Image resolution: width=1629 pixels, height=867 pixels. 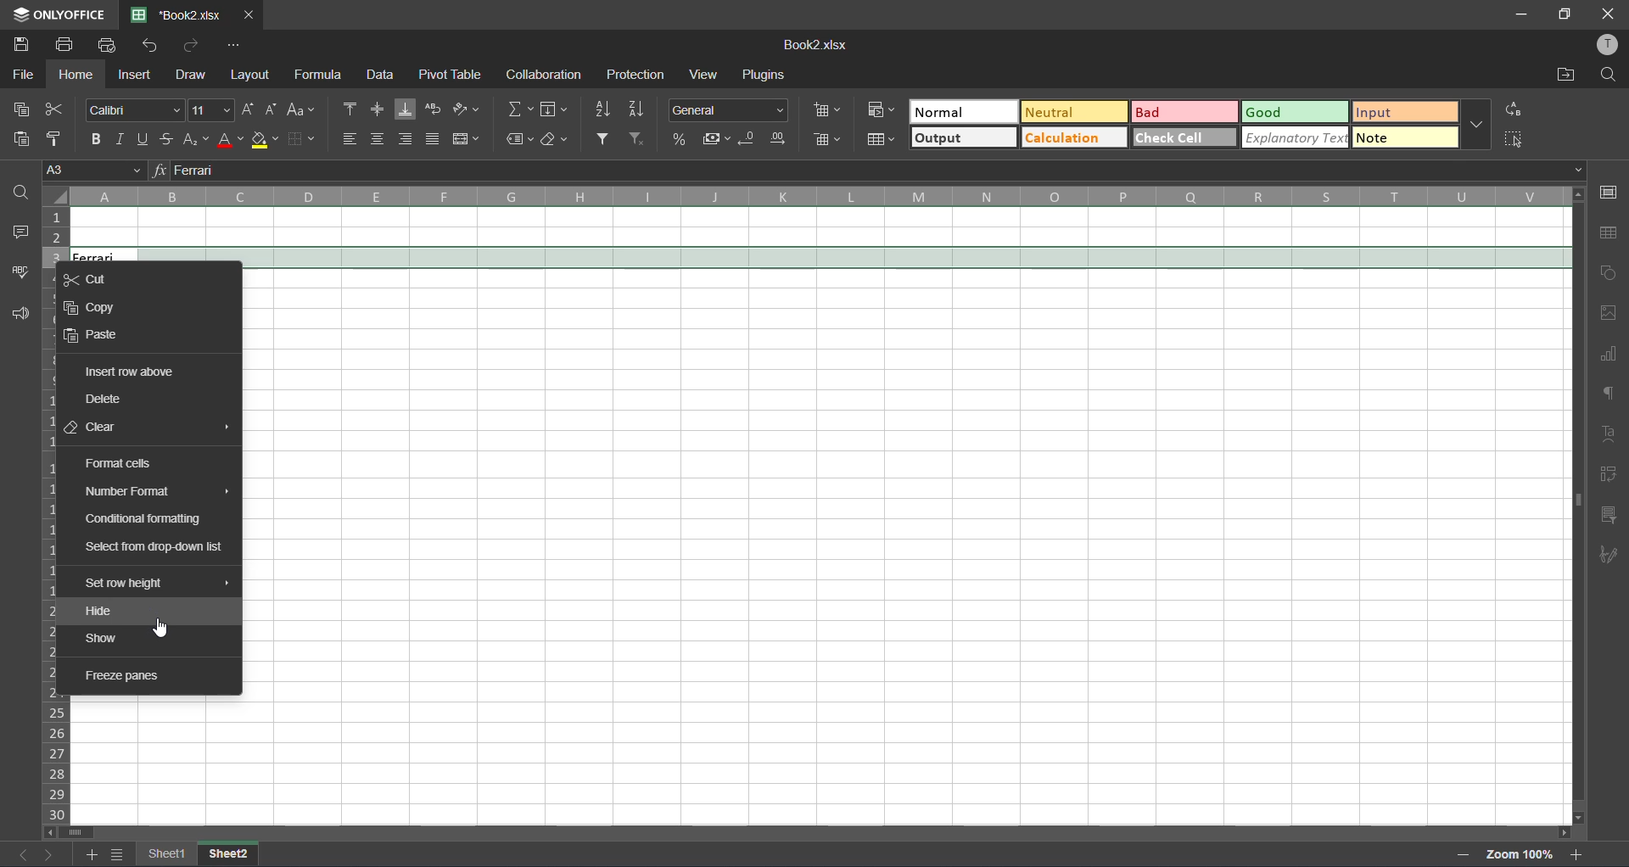 What do you see at coordinates (247, 109) in the screenshot?
I see `increment size` at bounding box center [247, 109].